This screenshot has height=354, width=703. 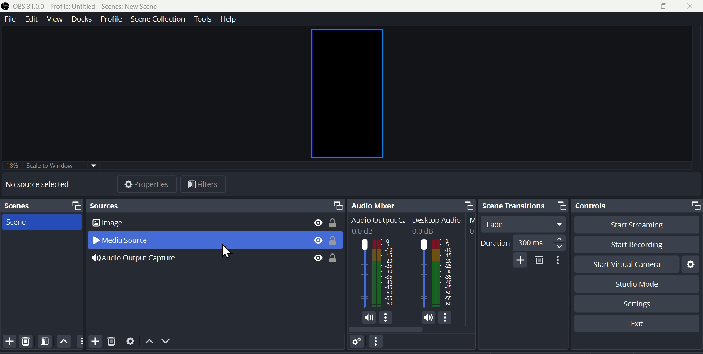 What do you see at coordinates (377, 273) in the screenshot?
I see `Audio output` at bounding box center [377, 273].